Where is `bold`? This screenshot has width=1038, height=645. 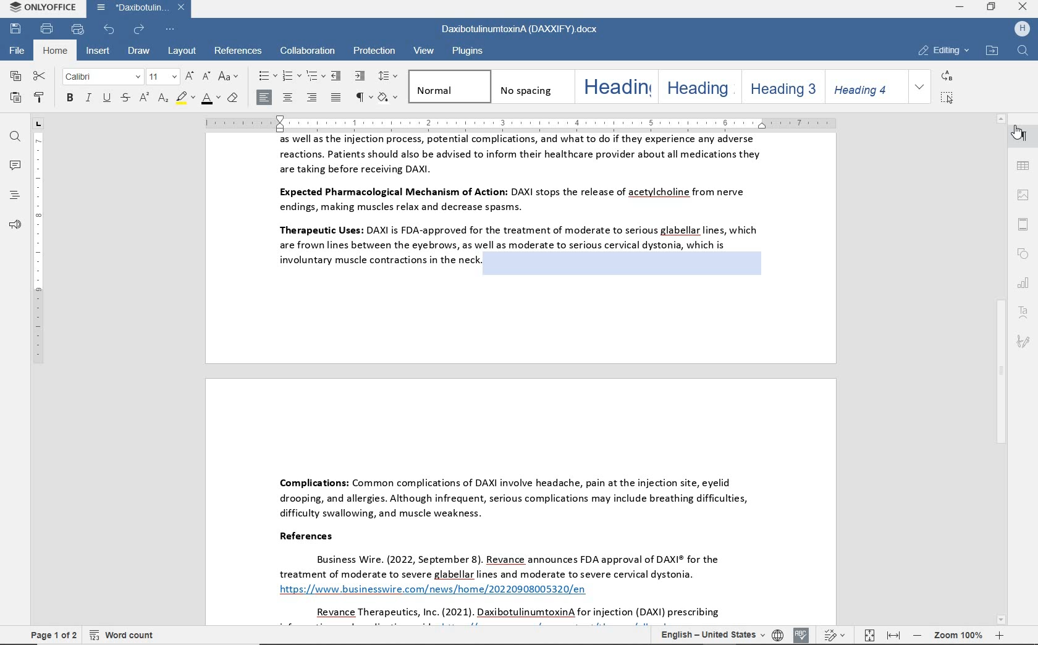 bold is located at coordinates (69, 99).